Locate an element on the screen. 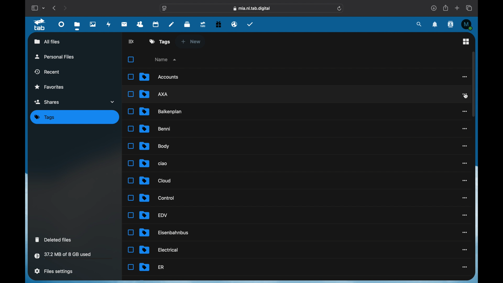 The height and width of the screenshot is (283, 503). file is located at coordinates (165, 232).